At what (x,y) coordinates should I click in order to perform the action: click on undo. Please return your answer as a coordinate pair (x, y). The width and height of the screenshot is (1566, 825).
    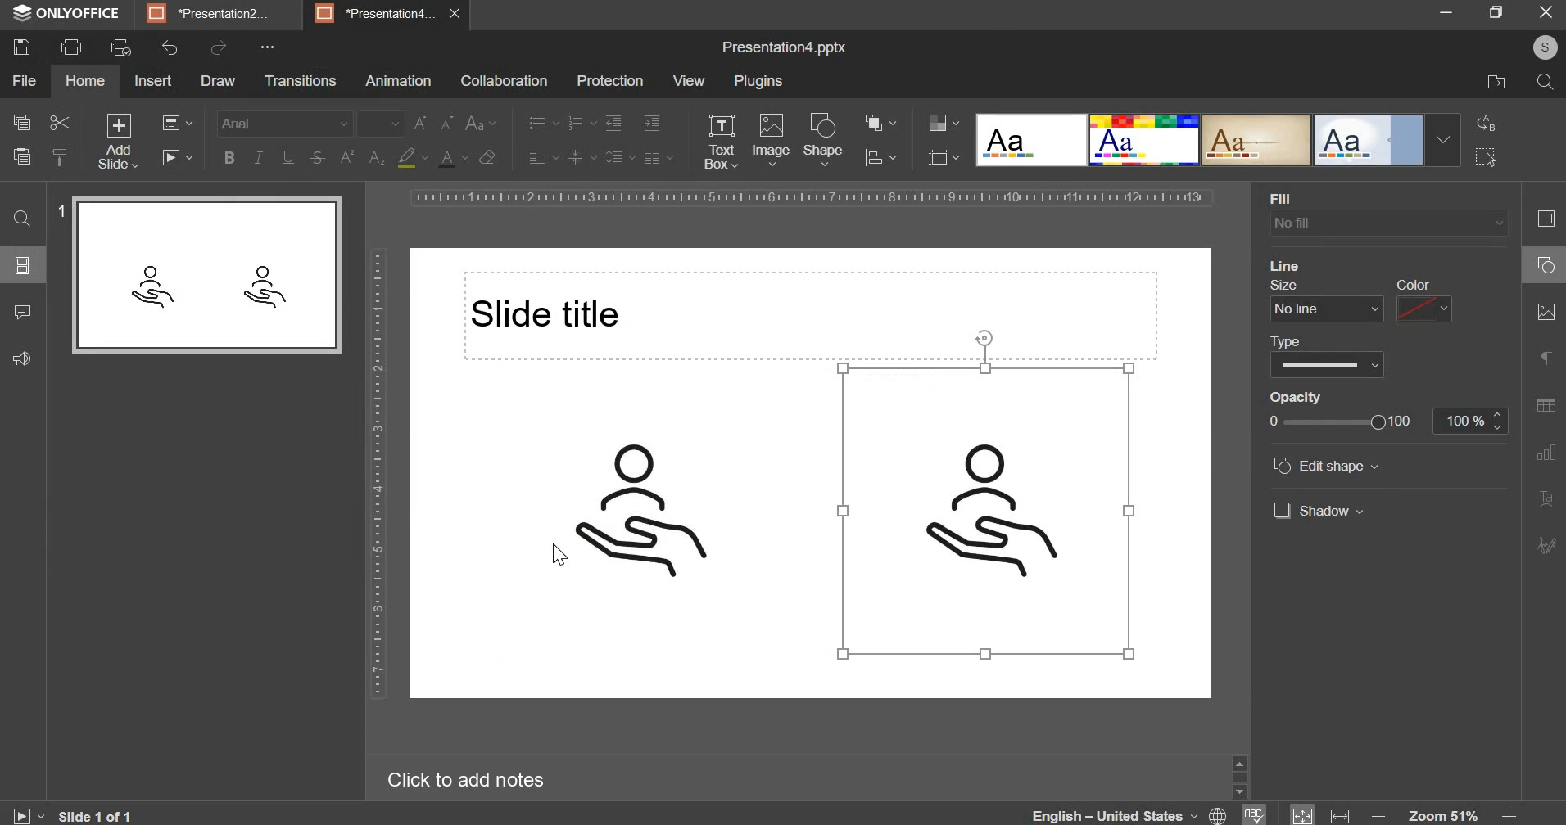
    Looking at the image, I should click on (167, 49).